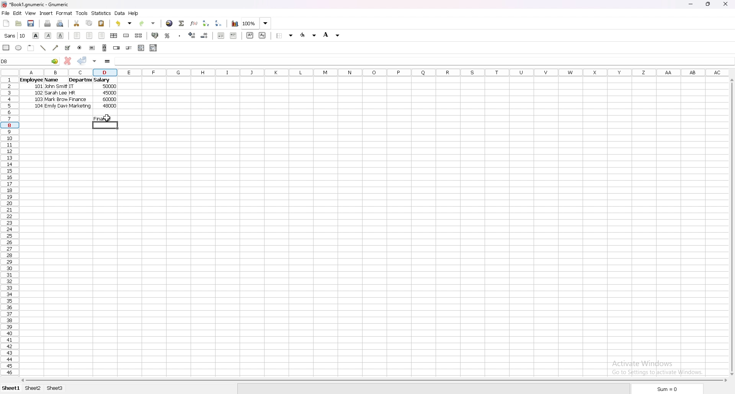  I want to click on cell input, so click(423, 61).